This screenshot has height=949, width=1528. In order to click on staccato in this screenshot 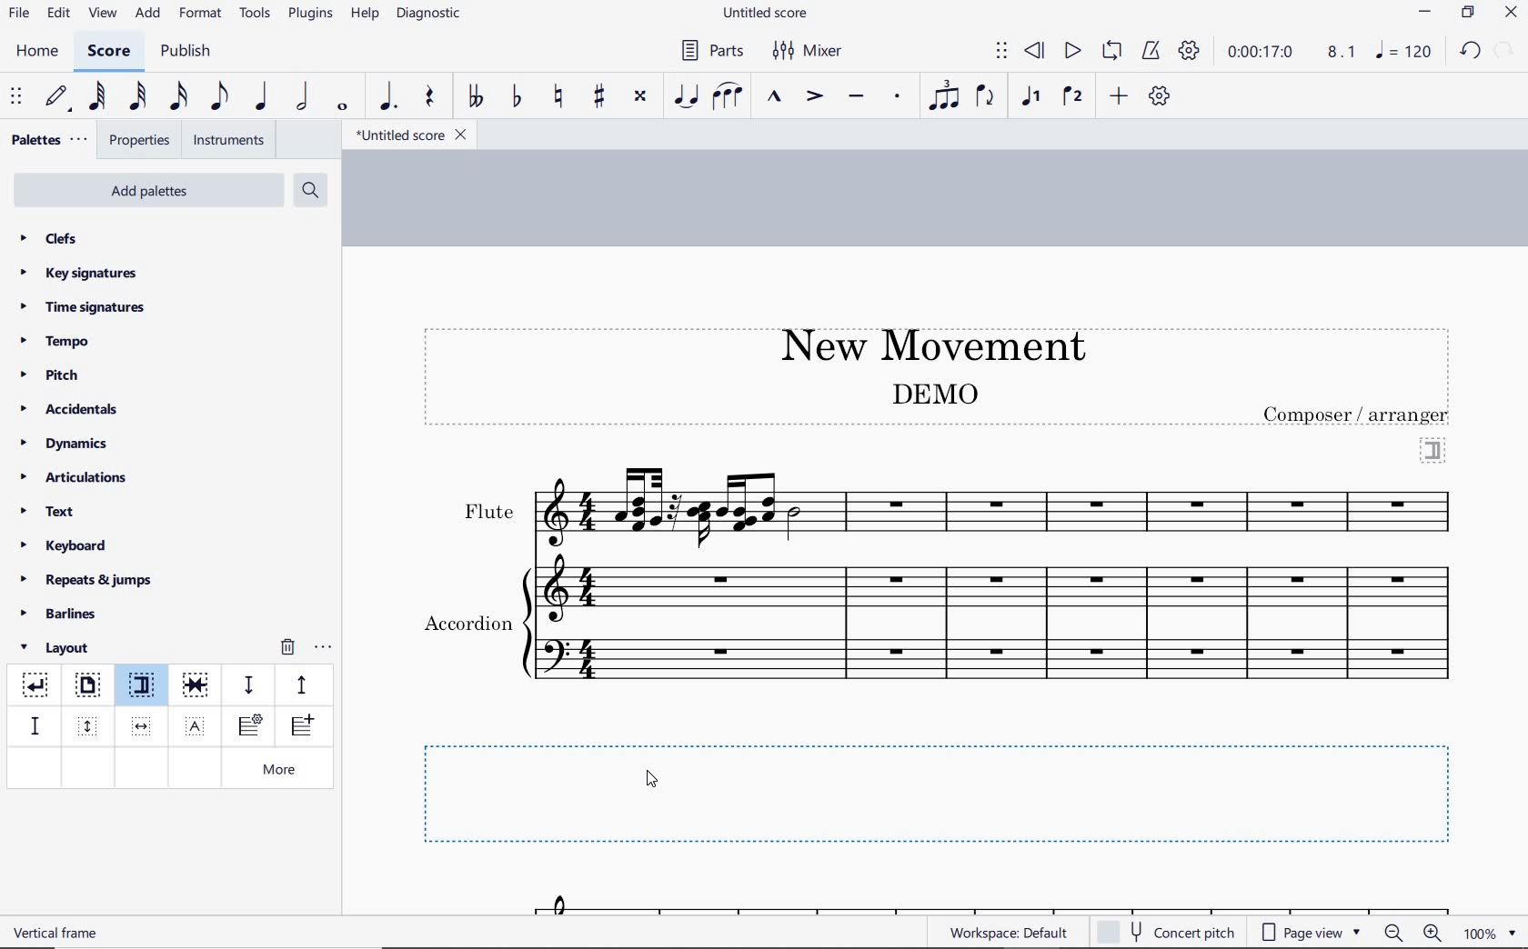, I will do `click(898, 96)`.